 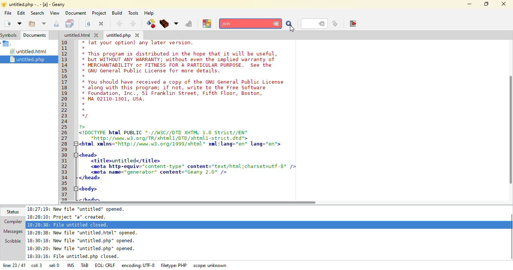 What do you see at coordinates (133, 13) in the screenshot?
I see `tools` at bounding box center [133, 13].